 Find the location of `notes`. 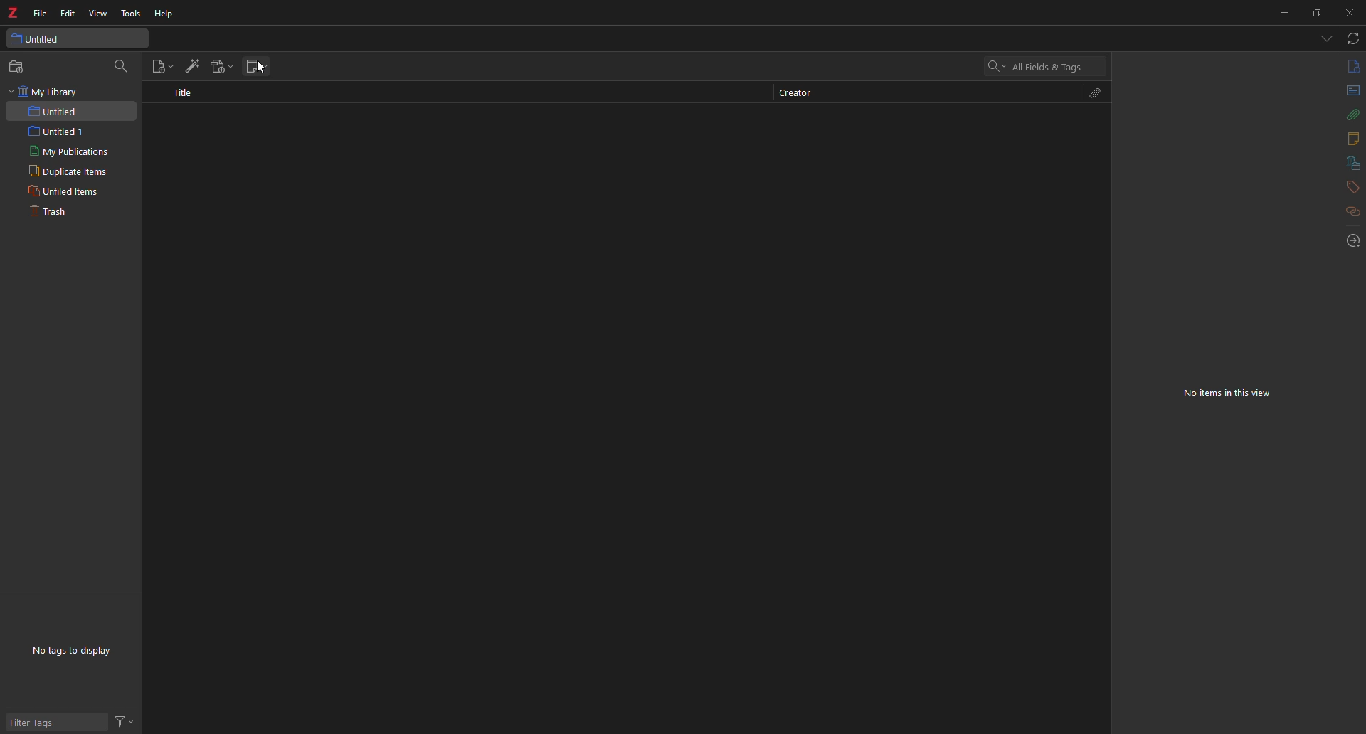

notes is located at coordinates (1351, 137).